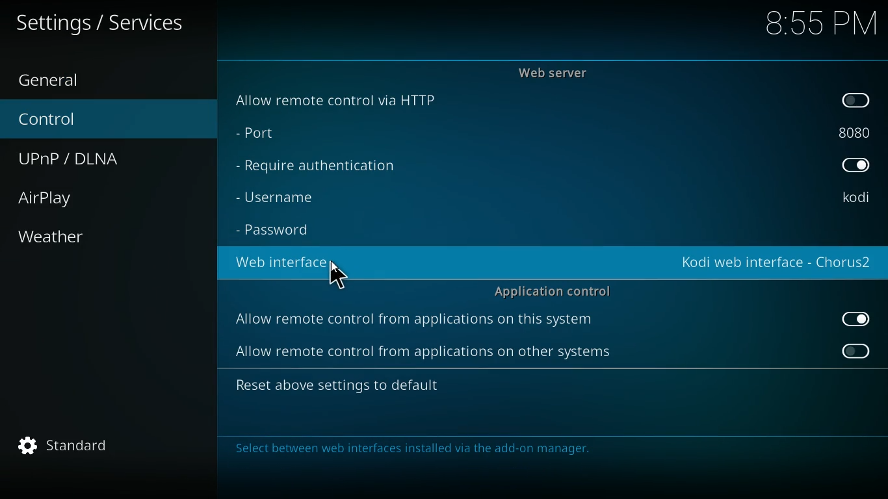 The width and height of the screenshot is (888, 499). What do you see at coordinates (855, 198) in the screenshot?
I see `username` at bounding box center [855, 198].